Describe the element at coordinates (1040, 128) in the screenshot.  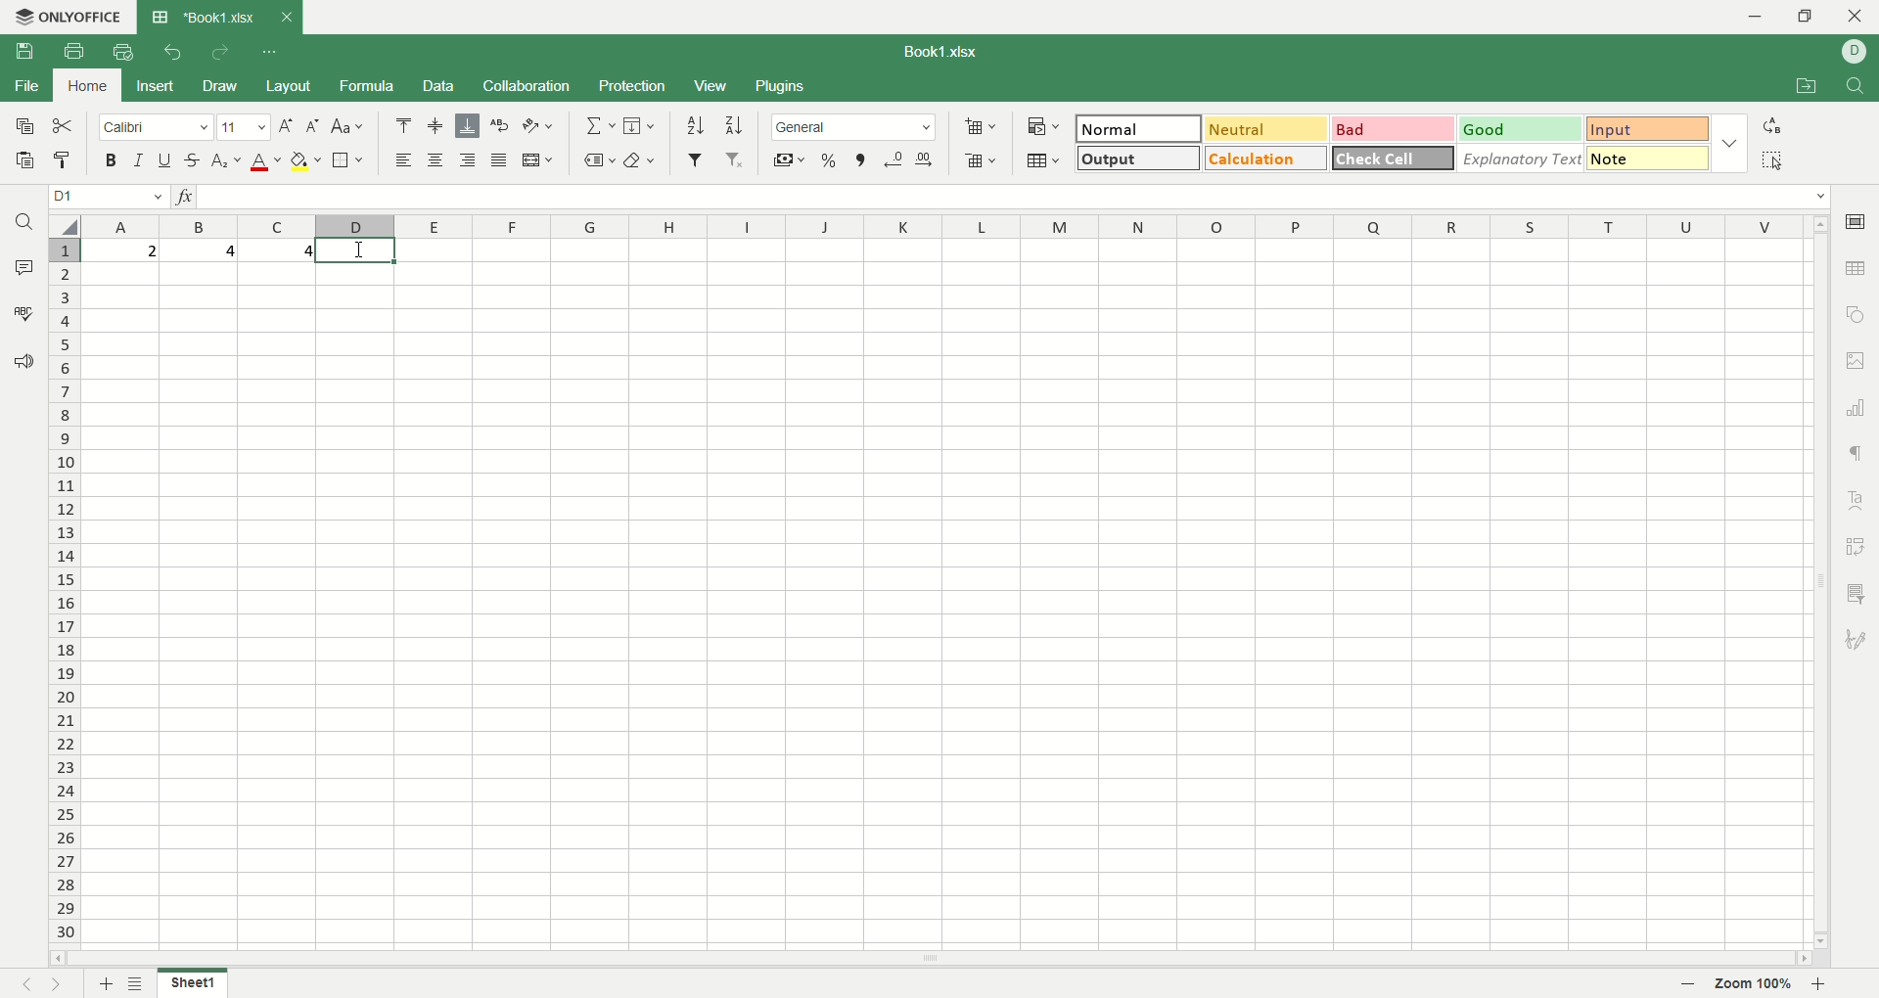
I see `conditional formatting` at that location.